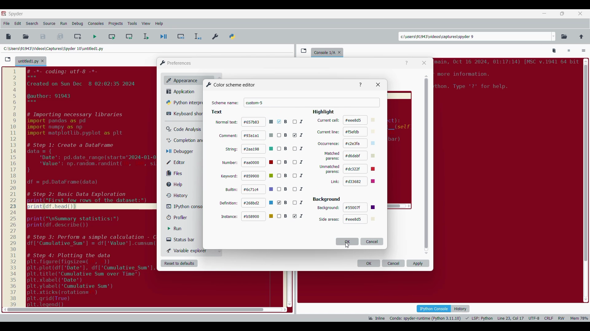 The width and height of the screenshot is (590, 331). Describe the element at coordinates (283, 162) in the screenshot. I see `B` at that location.